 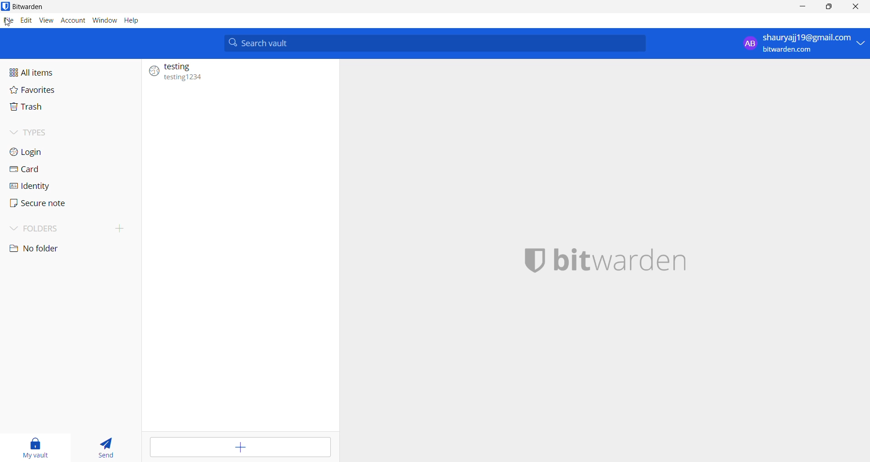 I want to click on login, so click(x=43, y=151).